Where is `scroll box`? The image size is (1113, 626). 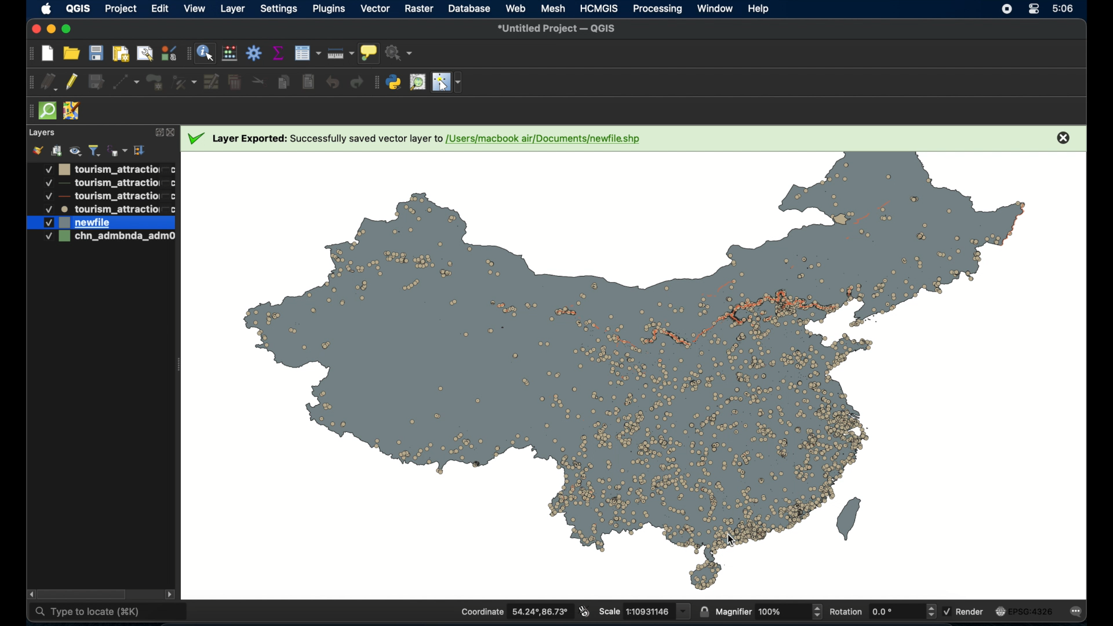 scroll box is located at coordinates (83, 594).